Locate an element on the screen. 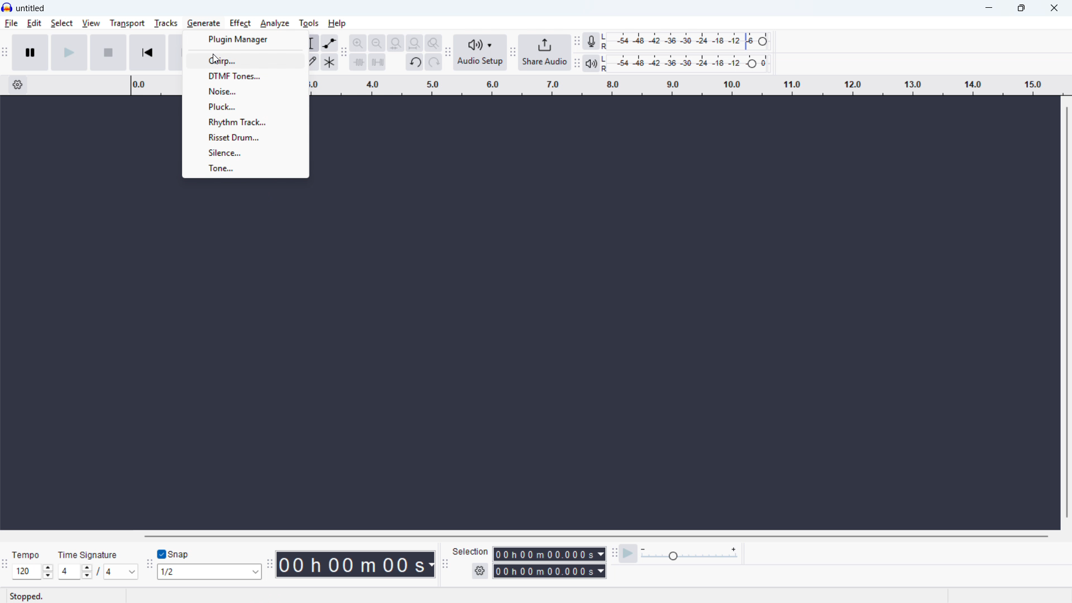 The height and width of the screenshot is (603, 1072). Set snapping  is located at coordinates (209, 572).